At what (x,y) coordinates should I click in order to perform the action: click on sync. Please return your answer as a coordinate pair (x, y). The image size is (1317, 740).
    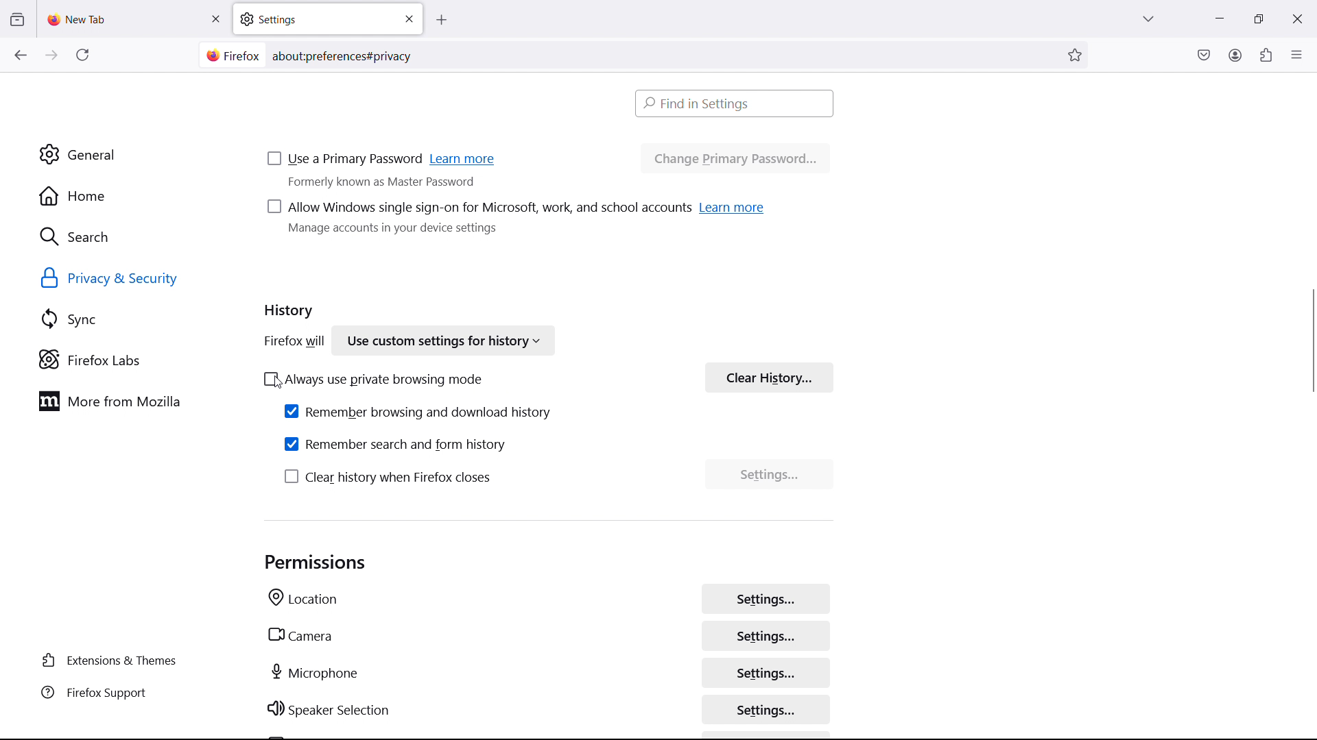
    Looking at the image, I should click on (134, 319).